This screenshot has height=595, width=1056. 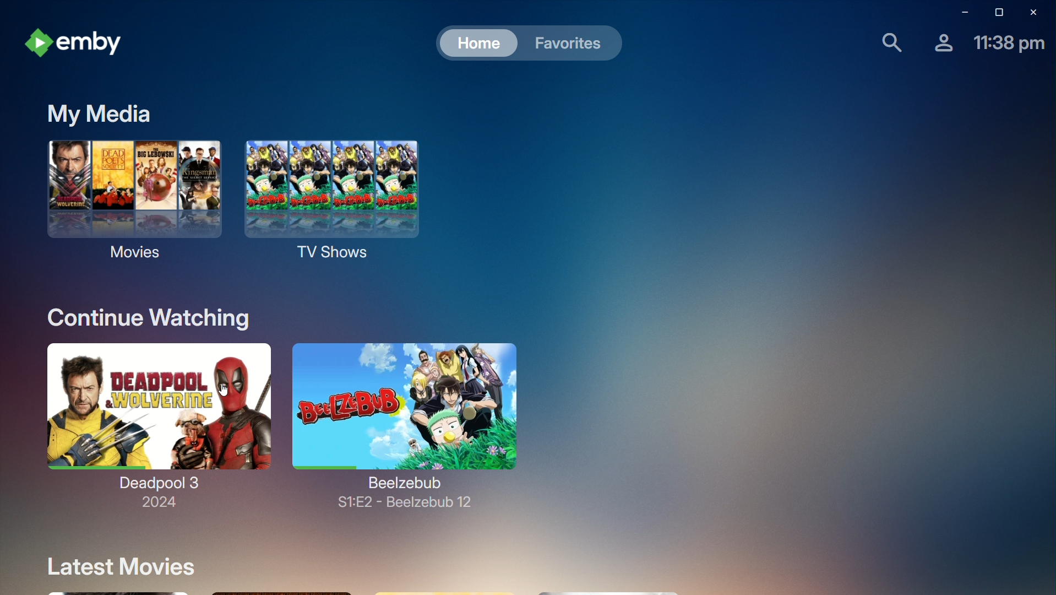 What do you see at coordinates (994, 12) in the screenshot?
I see `Restore` at bounding box center [994, 12].